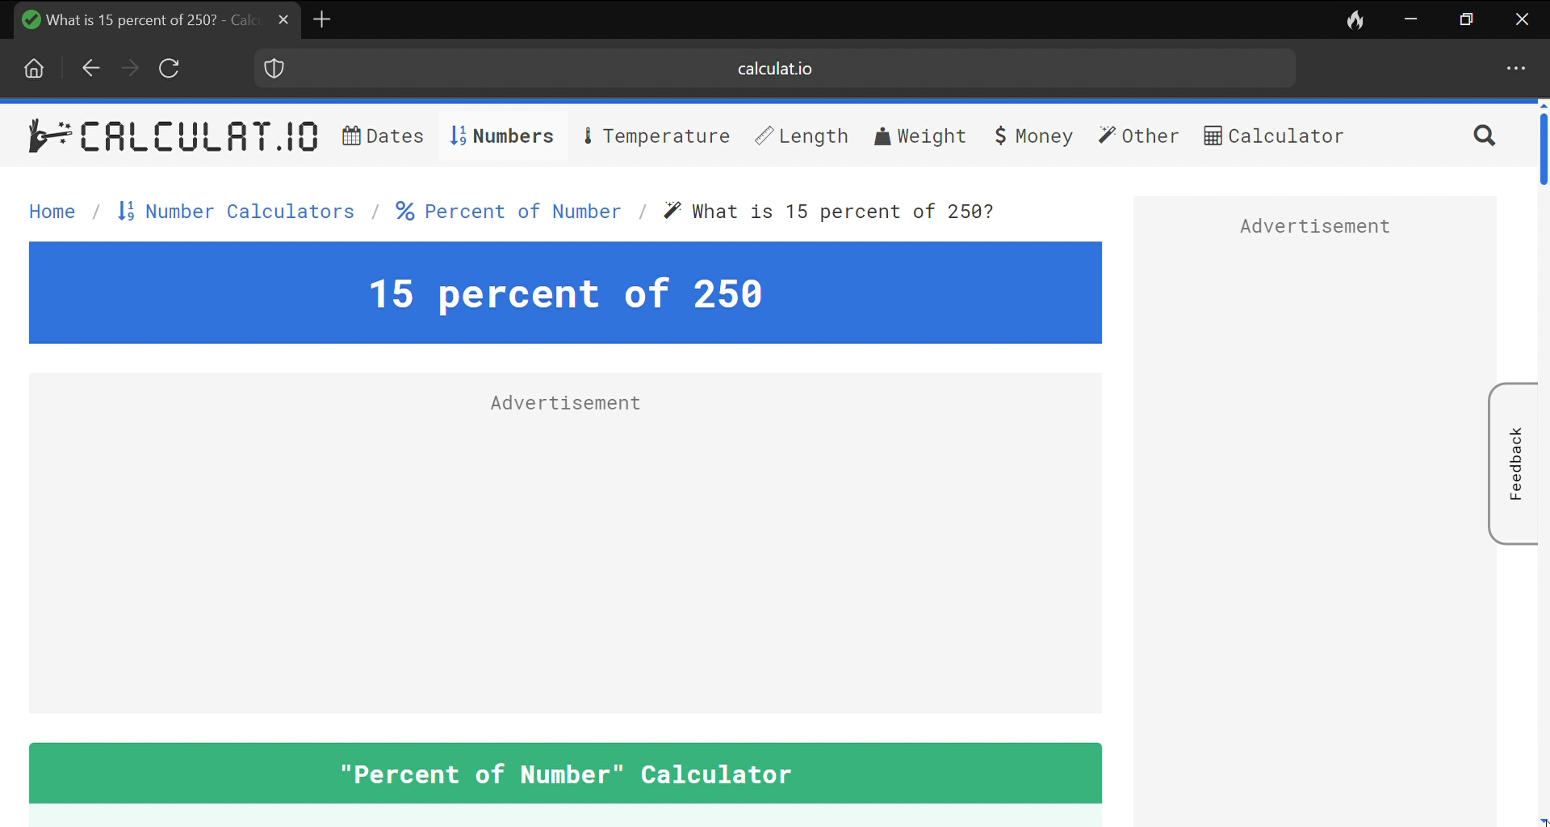  I want to click on Leave no trace, so click(1357, 19).